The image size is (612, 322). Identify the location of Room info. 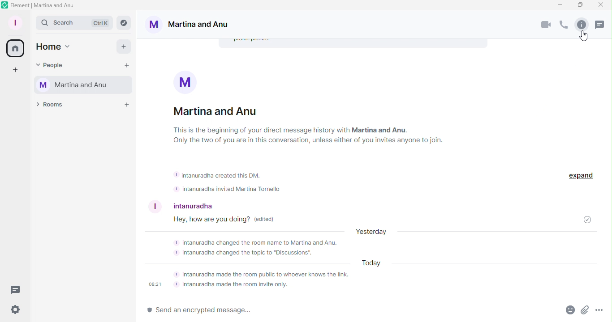
(581, 25).